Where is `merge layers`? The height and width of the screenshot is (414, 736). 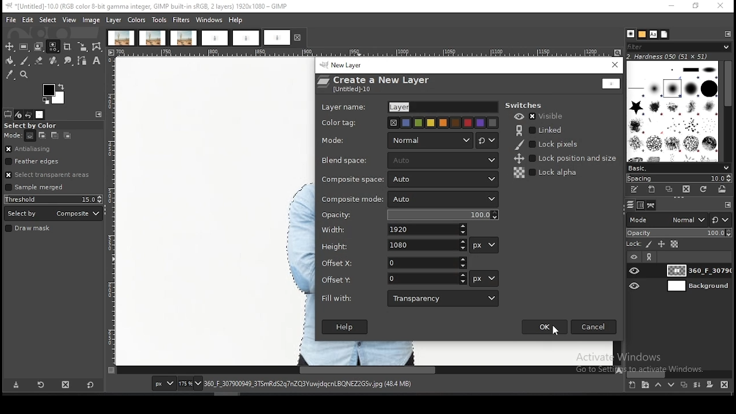
merge layers is located at coordinates (697, 384).